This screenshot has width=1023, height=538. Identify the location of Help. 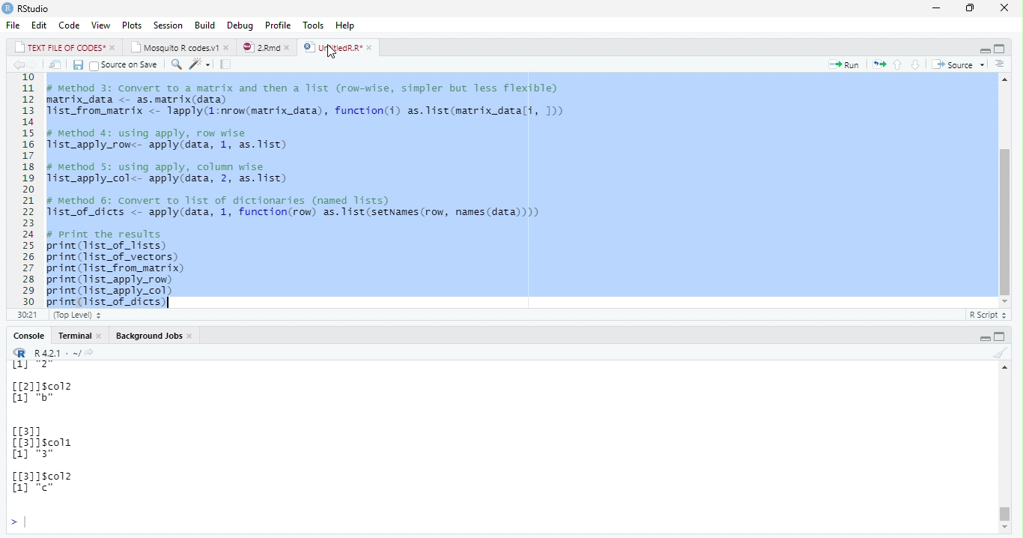
(348, 25).